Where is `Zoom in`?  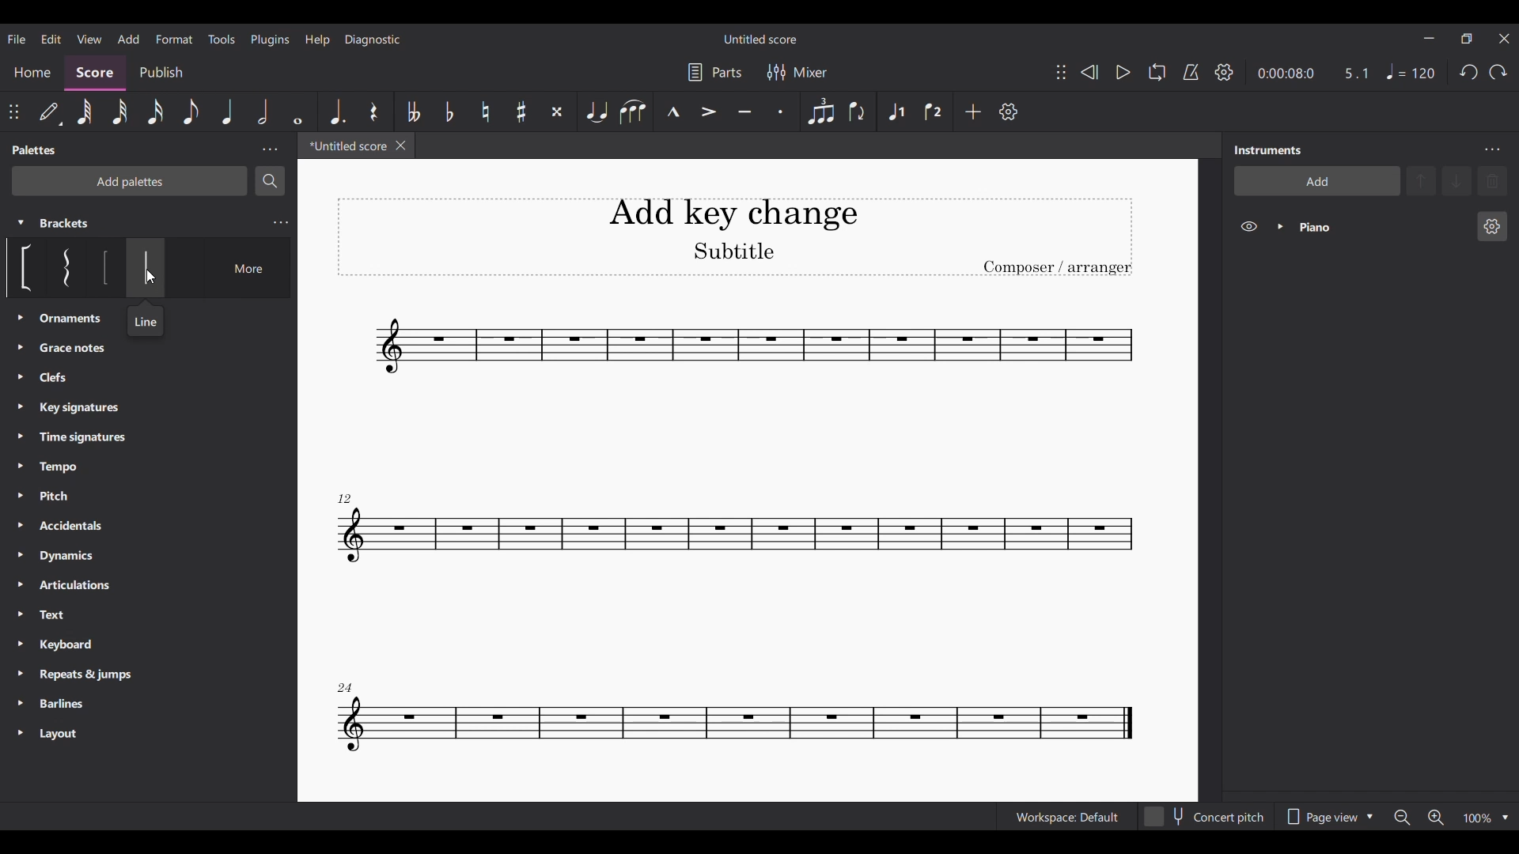 Zoom in is located at coordinates (1436, 818).